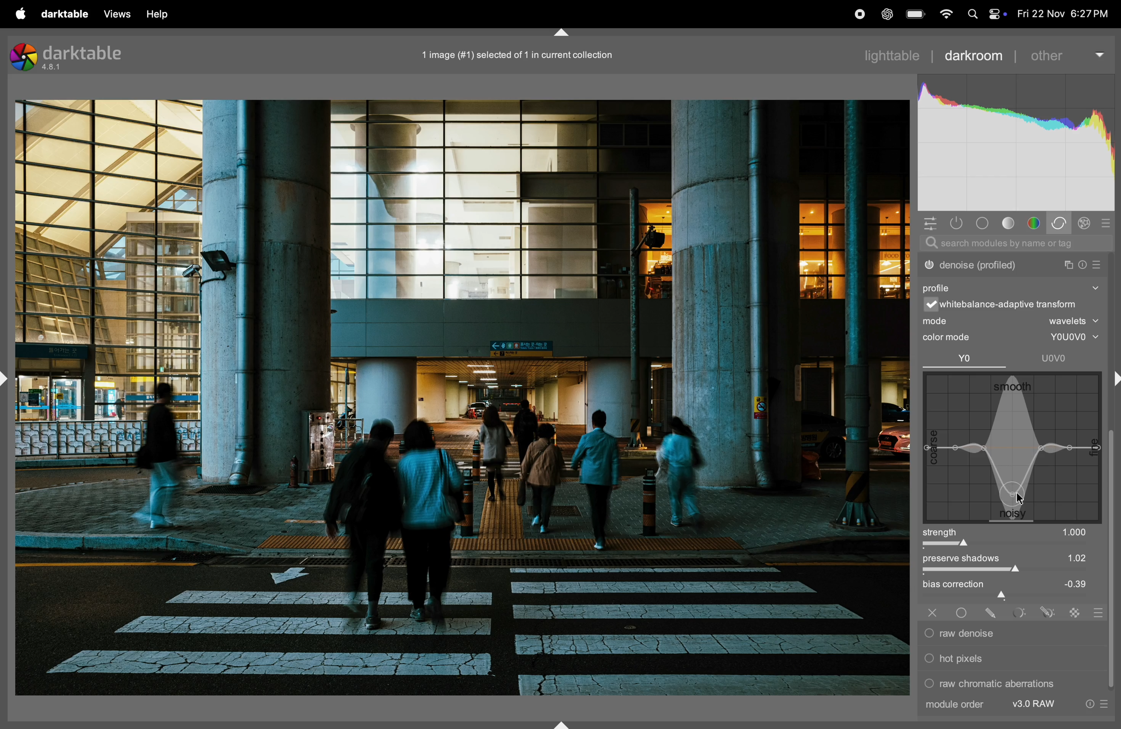  Describe the element at coordinates (915, 15) in the screenshot. I see `battery` at that location.